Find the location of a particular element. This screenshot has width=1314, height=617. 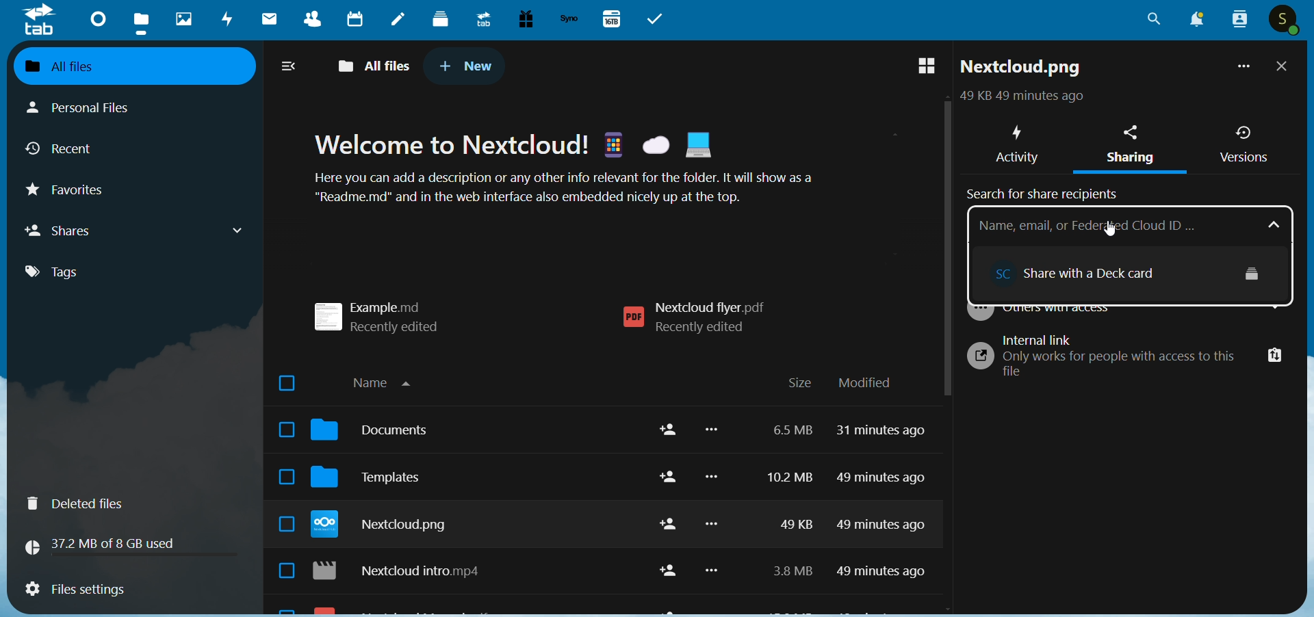

example is located at coordinates (386, 312).